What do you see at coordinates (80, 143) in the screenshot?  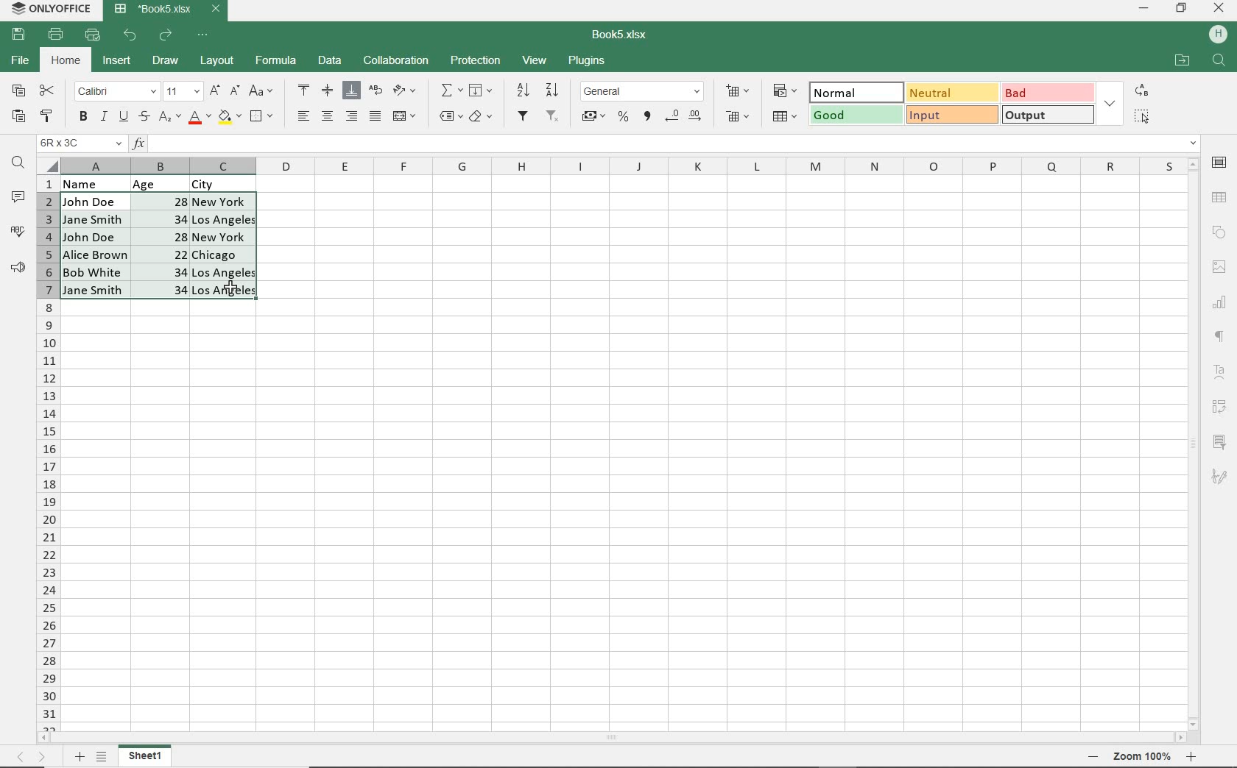 I see `NAME MANAGER` at bounding box center [80, 143].